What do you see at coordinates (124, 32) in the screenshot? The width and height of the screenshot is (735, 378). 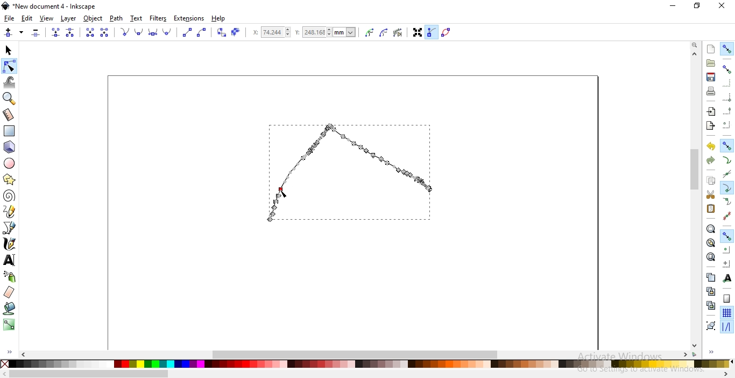 I see `make selected nodes corner` at bounding box center [124, 32].